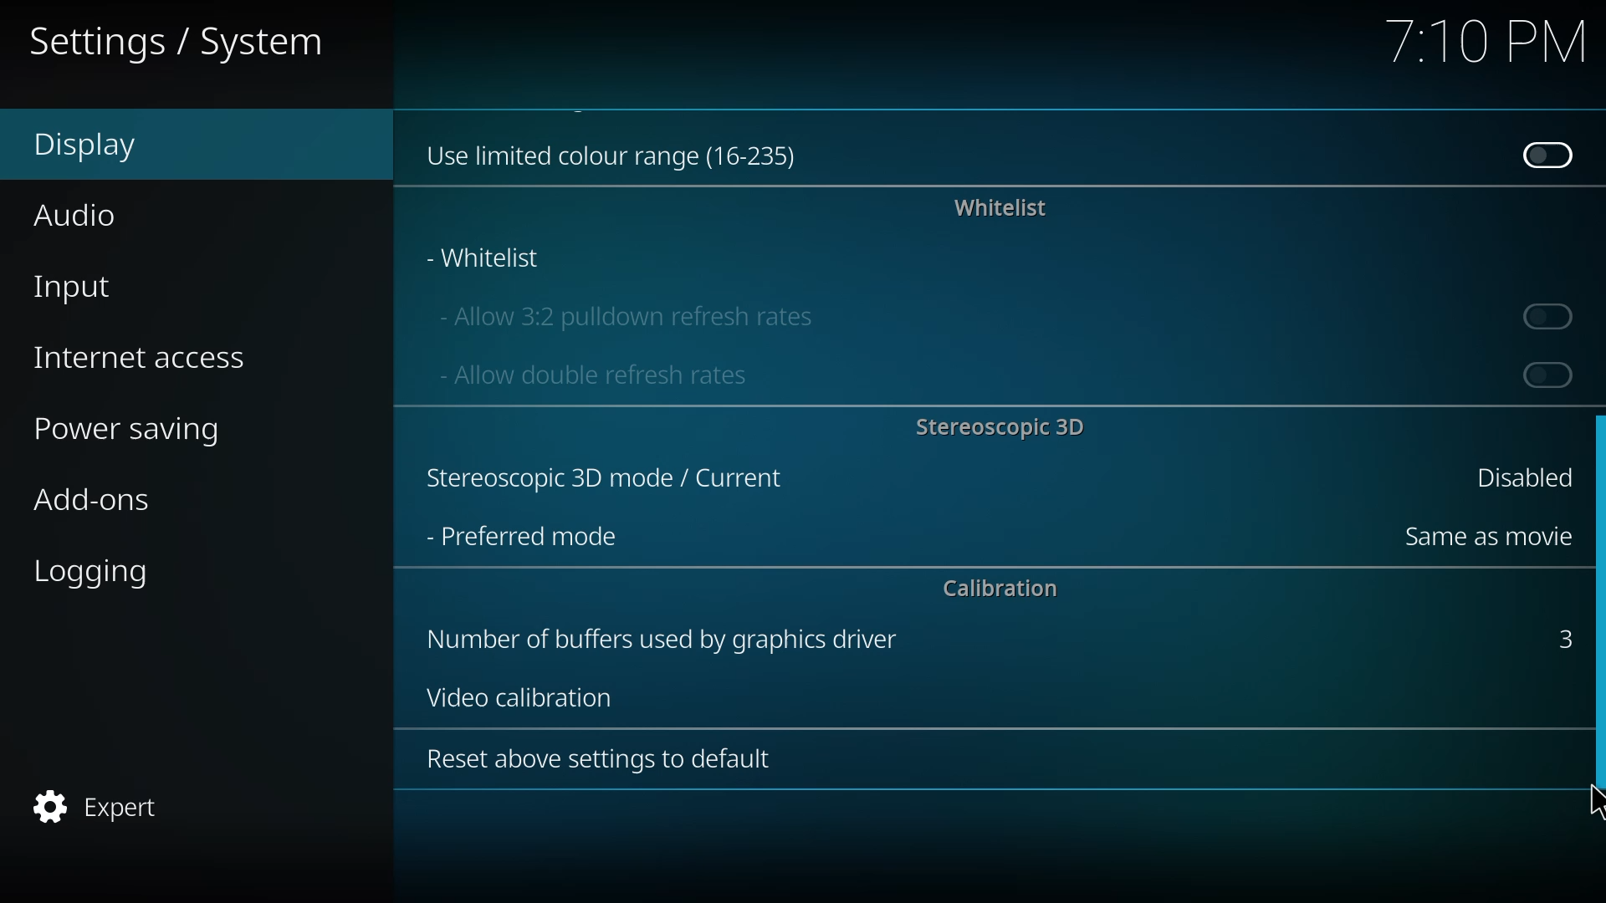  I want to click on allow 3:2 pulldown refresh rate, so click(624, 313).